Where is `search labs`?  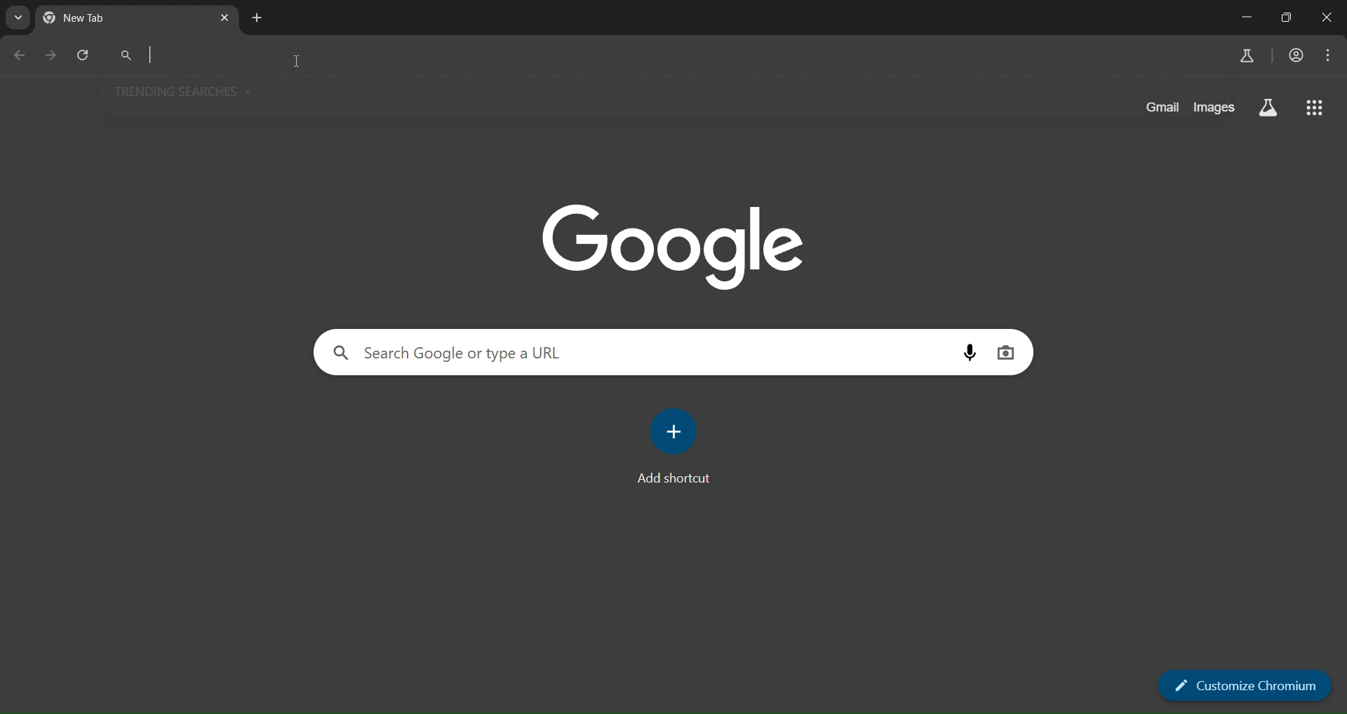 search labs is located at coordinates (1268, 109).